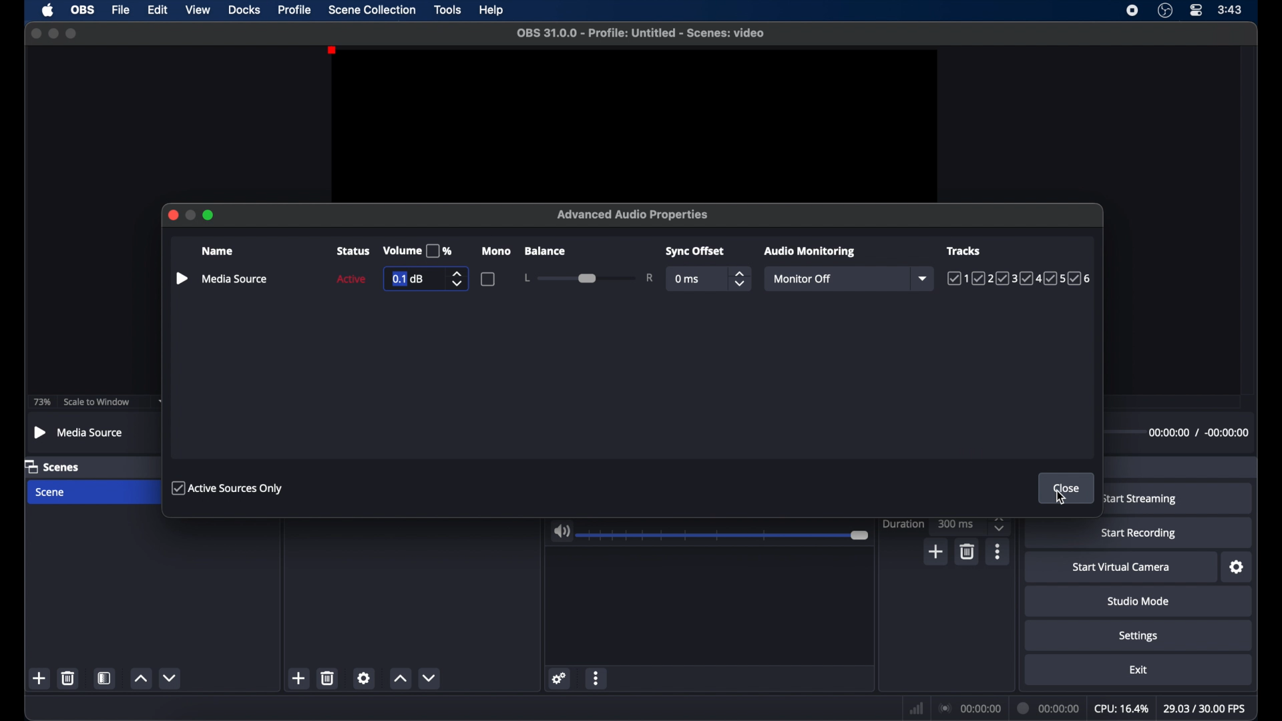 The width and height of the screenshot is (1282, 721). What do you see at coordinates (1066, 489) in the screenshot?
I see `close` at bounding box center [1066, 489].